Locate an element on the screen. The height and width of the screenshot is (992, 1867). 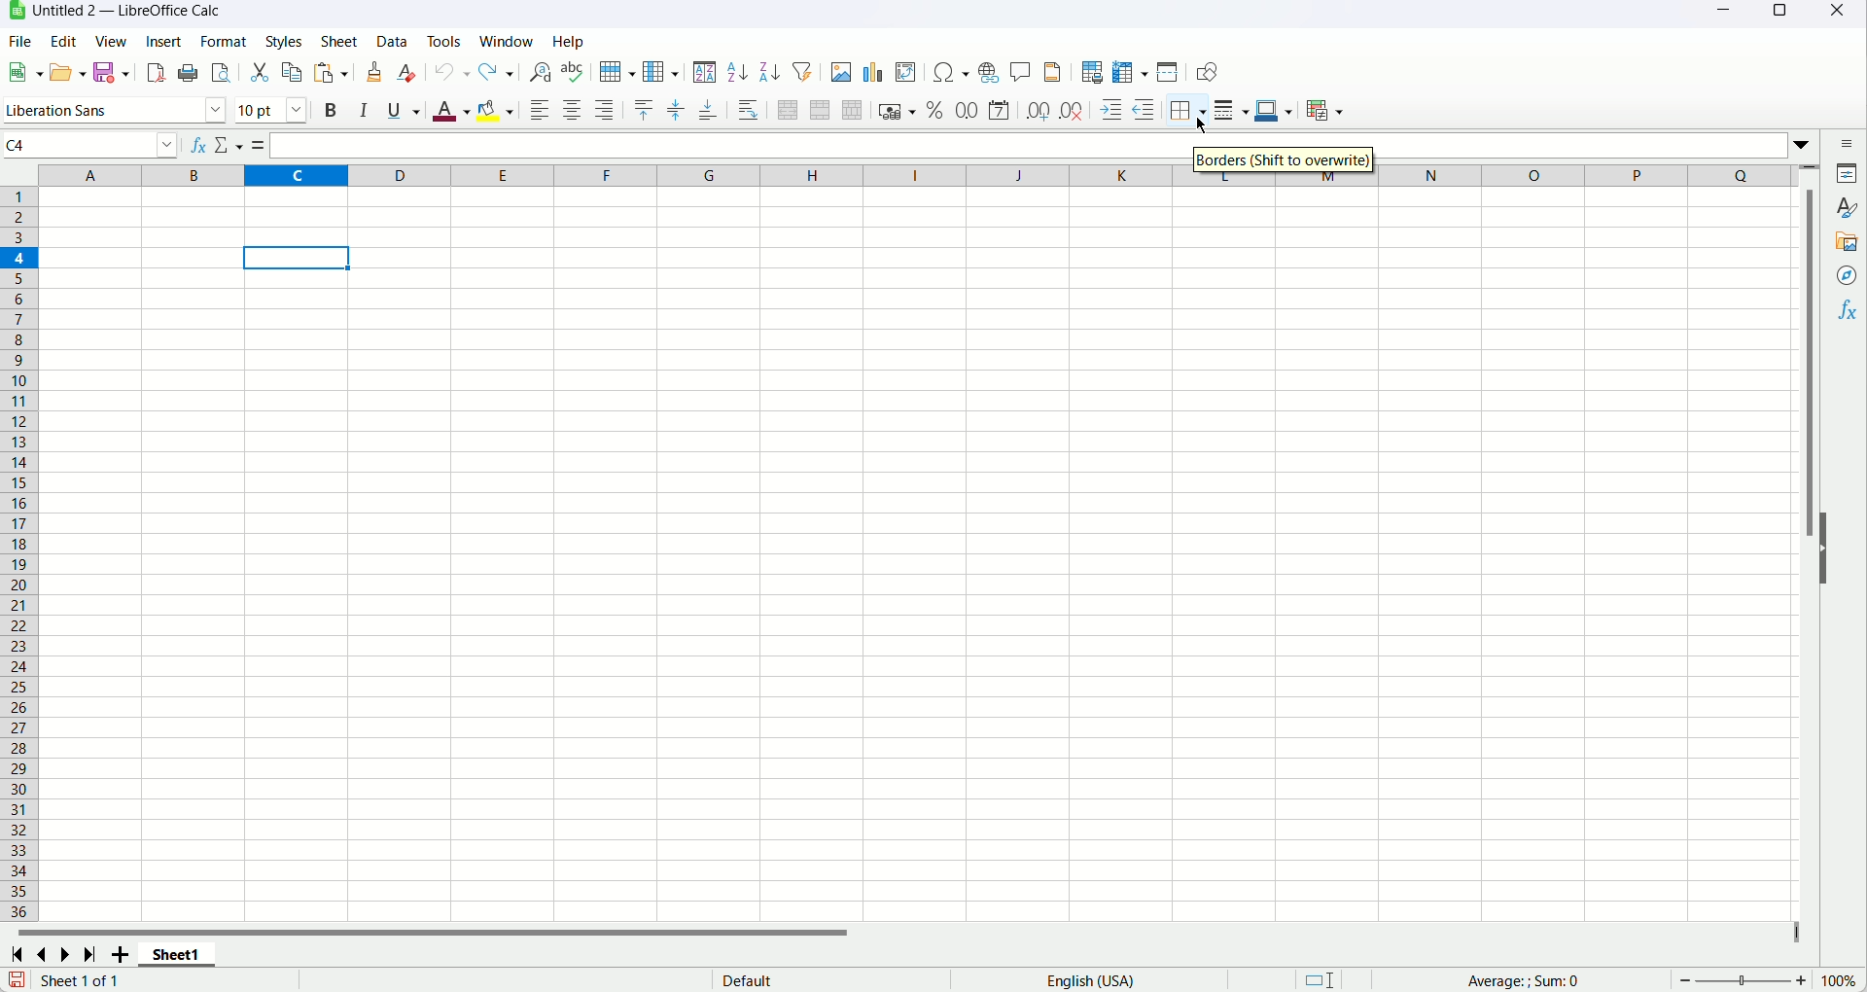
Insert symbol is located at coordinates (953, 71).